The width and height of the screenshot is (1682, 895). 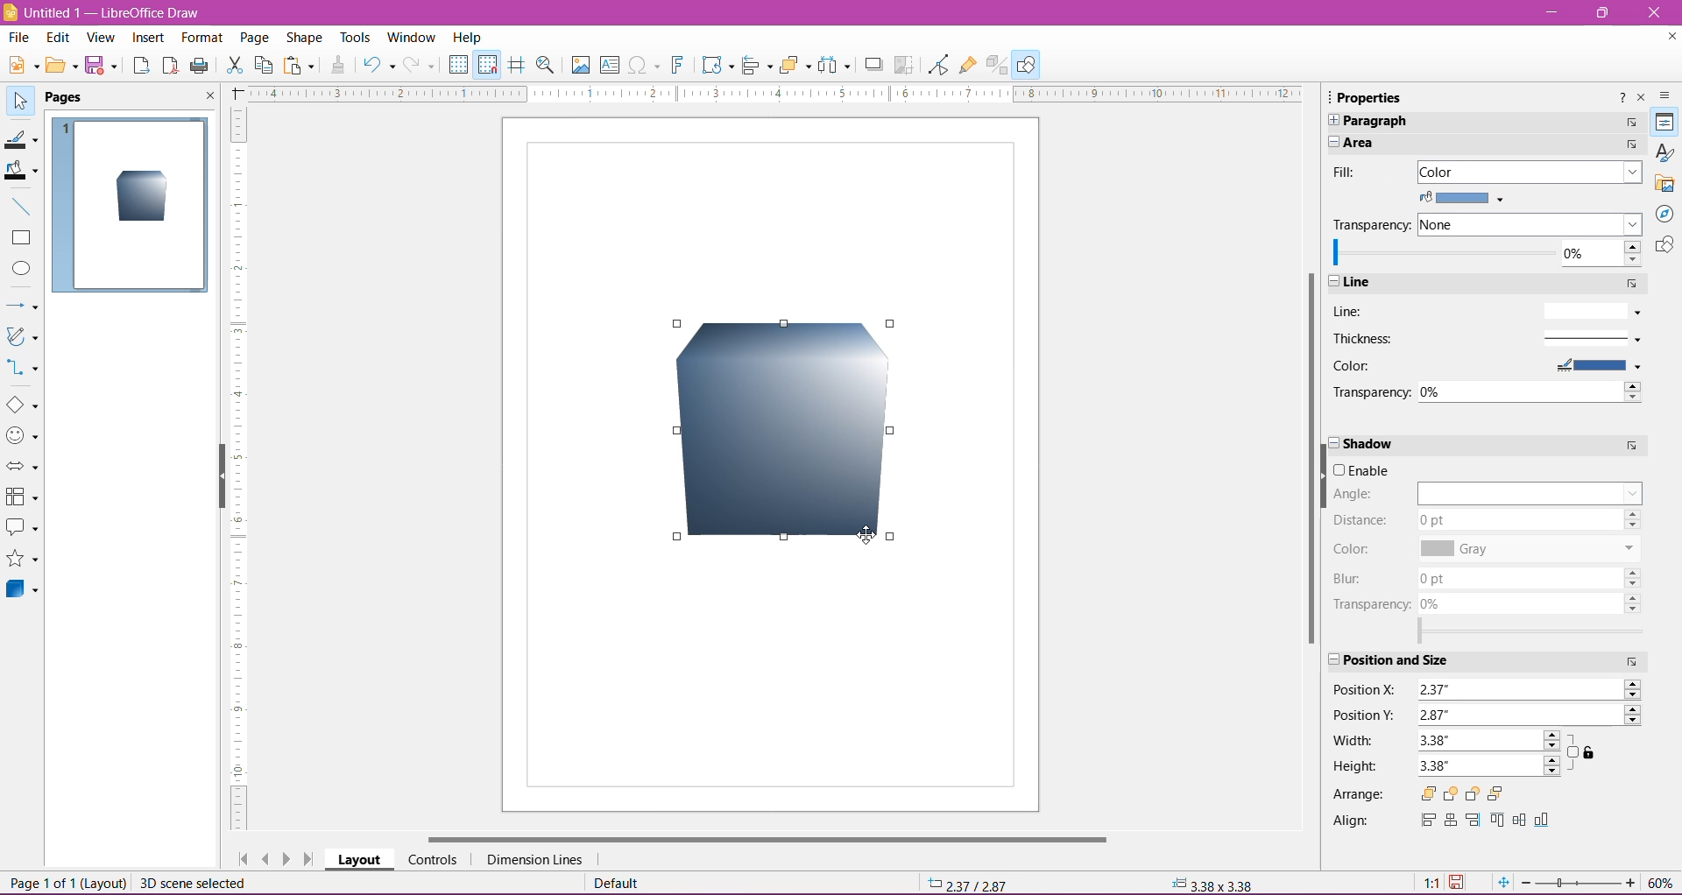 What do you see at coordinates (21, 137) in the screenshot?
I see `Line Color` at bounding box center [21, 137].